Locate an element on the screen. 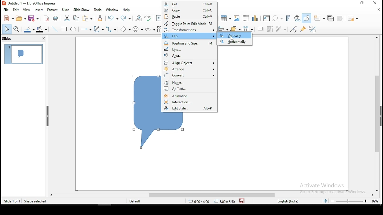 The width and height of the screenshot is (383, 215). arrange is located at coordinates (189, 69).